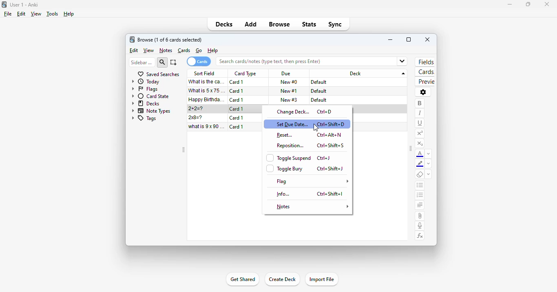  Describe the element at coordinates (286, 74) in the screenshot. I see `due` at that location.